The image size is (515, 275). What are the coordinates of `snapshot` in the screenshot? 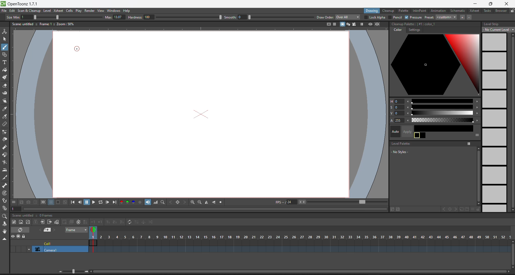 It's located at (28, 202).